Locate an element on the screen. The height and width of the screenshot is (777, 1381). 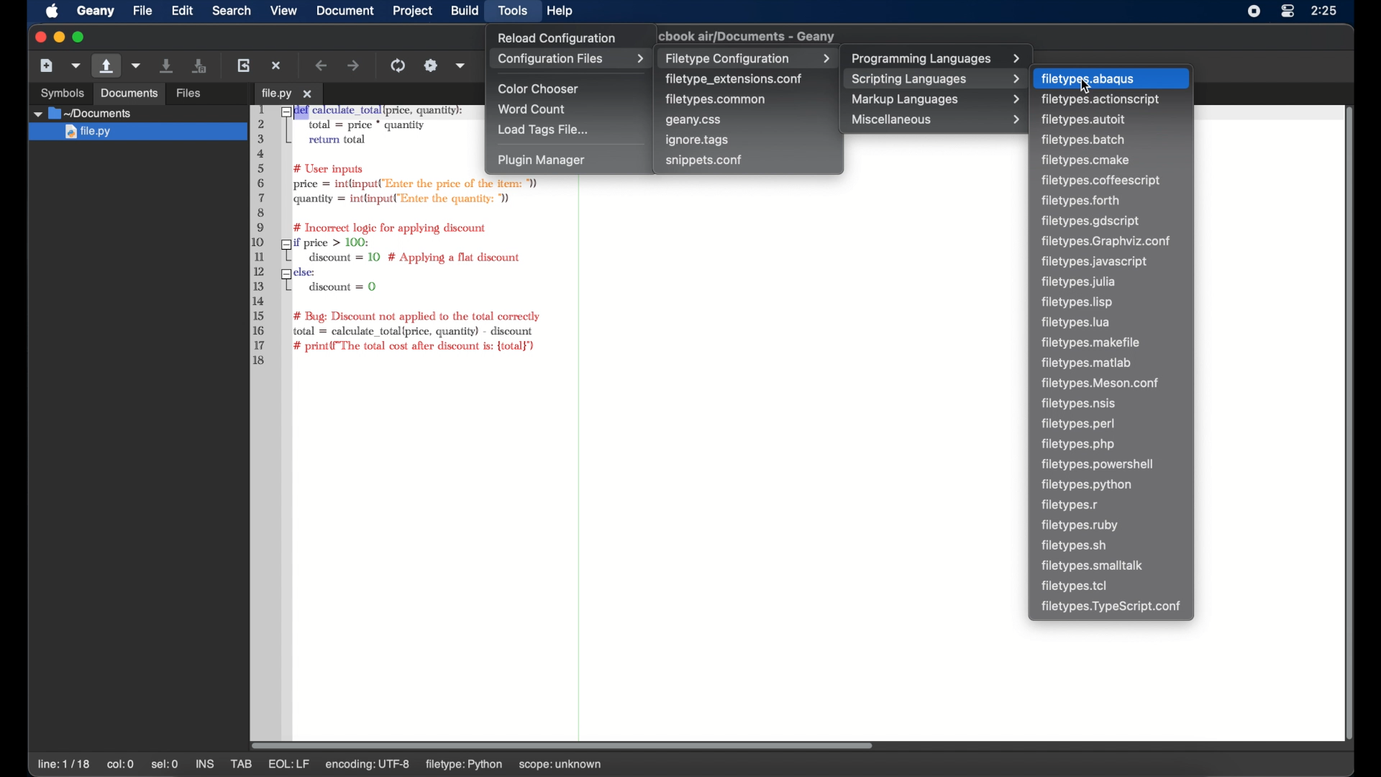
filetypes is located at coordinates (1091, 342).